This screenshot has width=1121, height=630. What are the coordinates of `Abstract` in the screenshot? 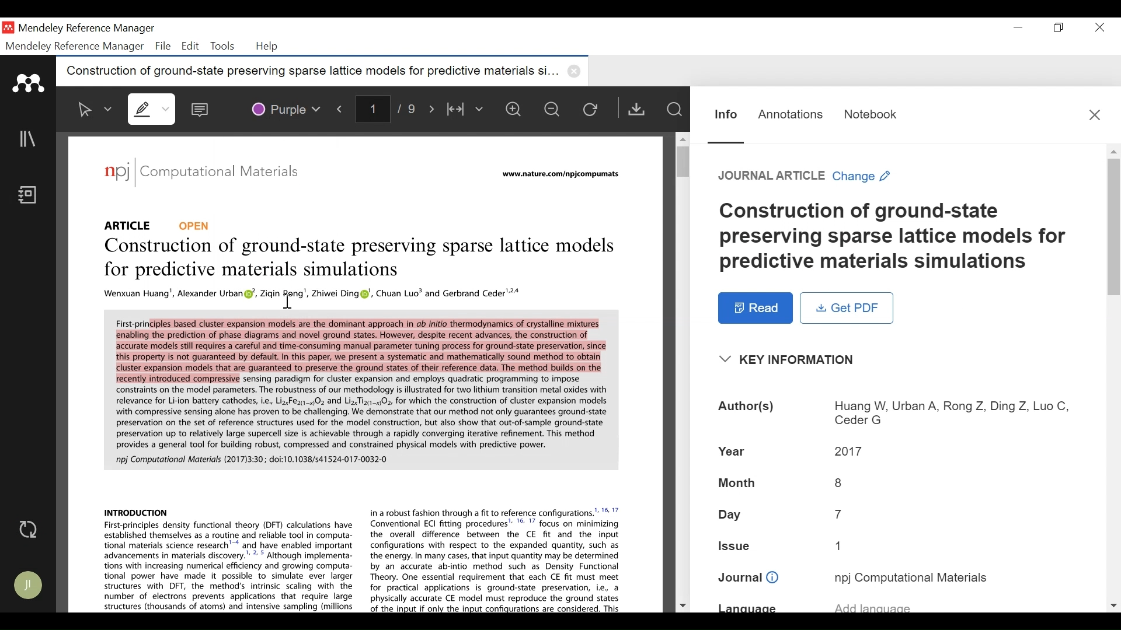 It's located at (358, 388).